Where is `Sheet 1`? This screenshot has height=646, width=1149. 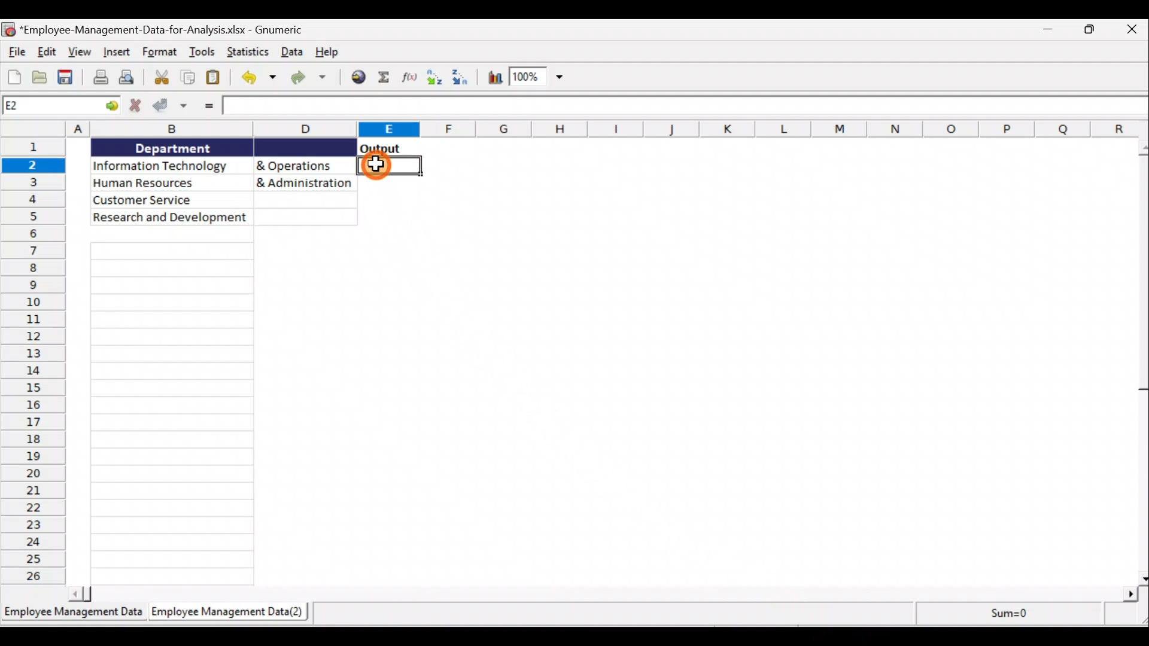
Sheet 1 is located at coordinates (74, 616).